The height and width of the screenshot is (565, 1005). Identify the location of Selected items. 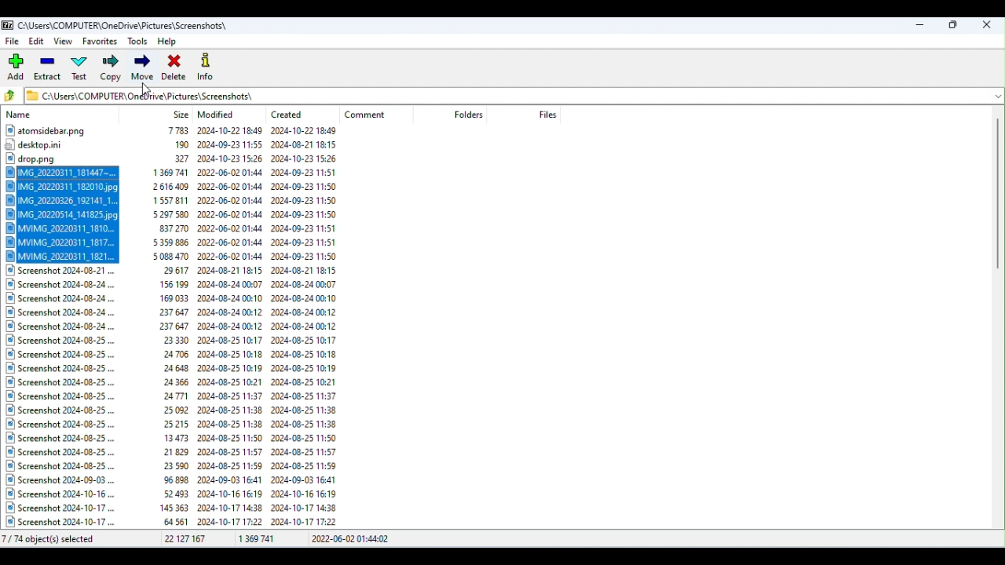
(181, 214).